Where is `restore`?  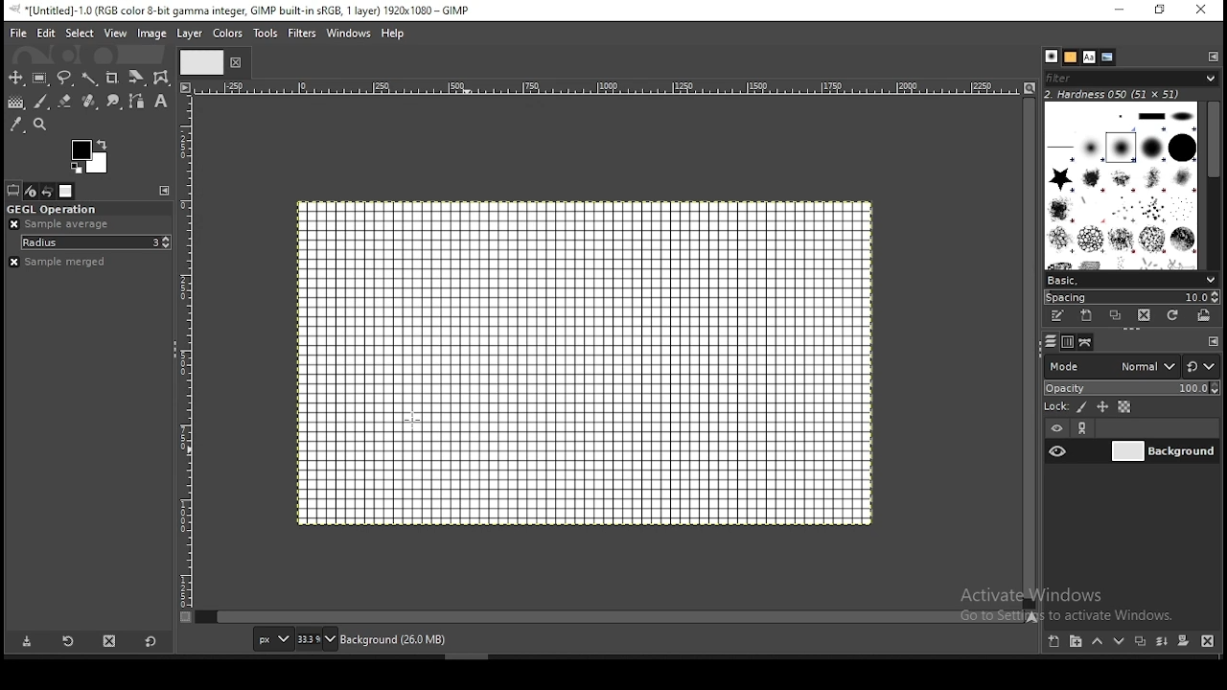
restore is located at coordinates (1163, 10).